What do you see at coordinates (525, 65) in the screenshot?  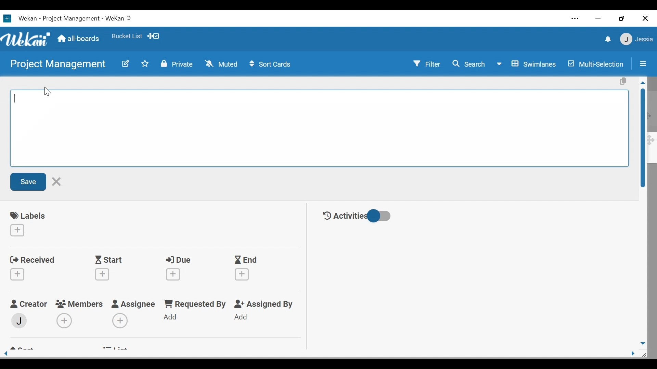 I see `Board View` at bounding box center [525, 65].